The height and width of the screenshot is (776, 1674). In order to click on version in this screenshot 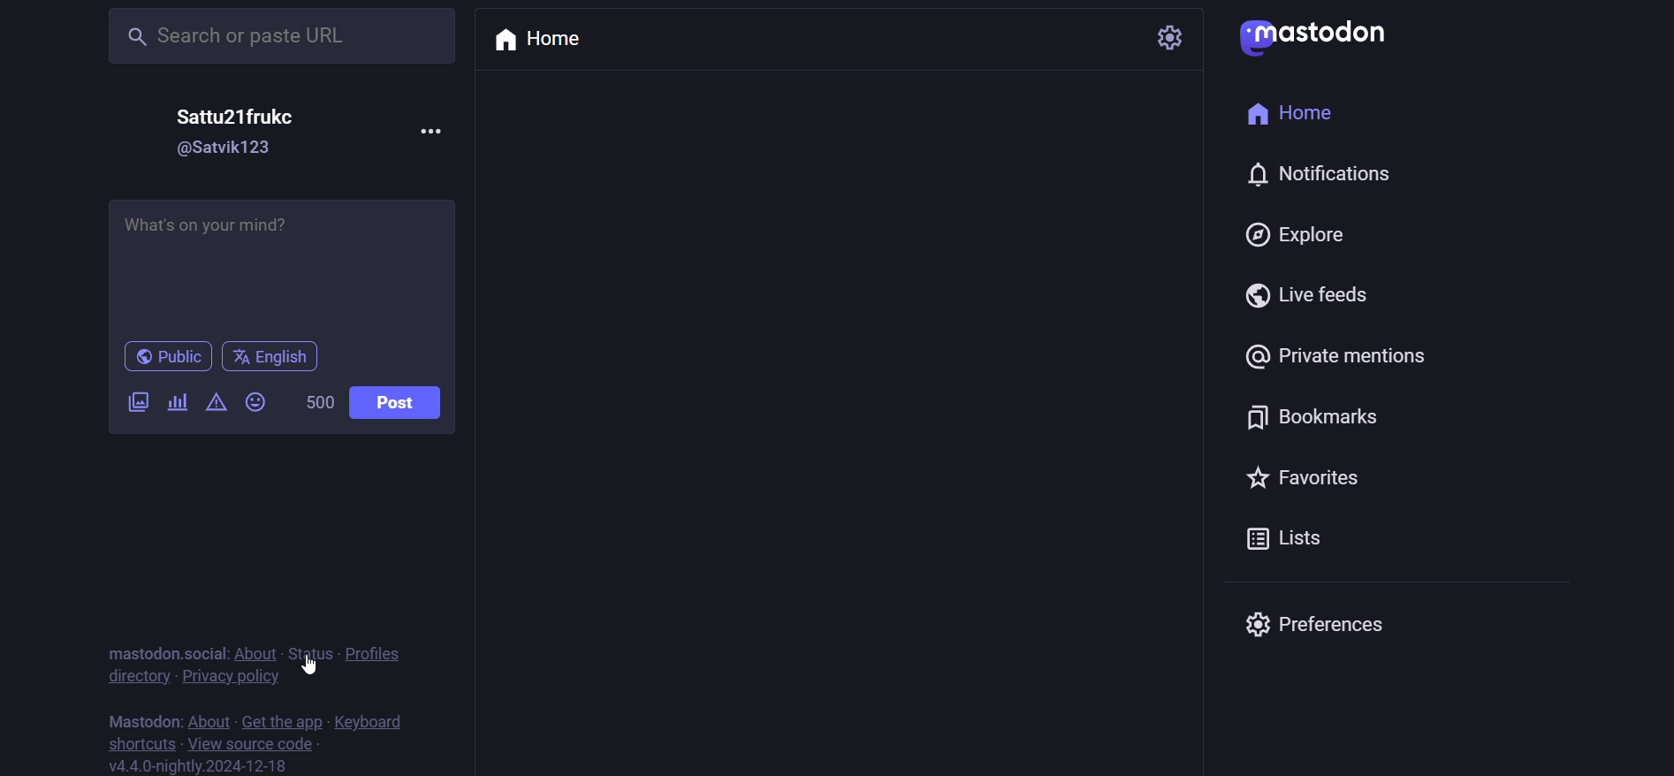, I will do `click(203, 766)`.